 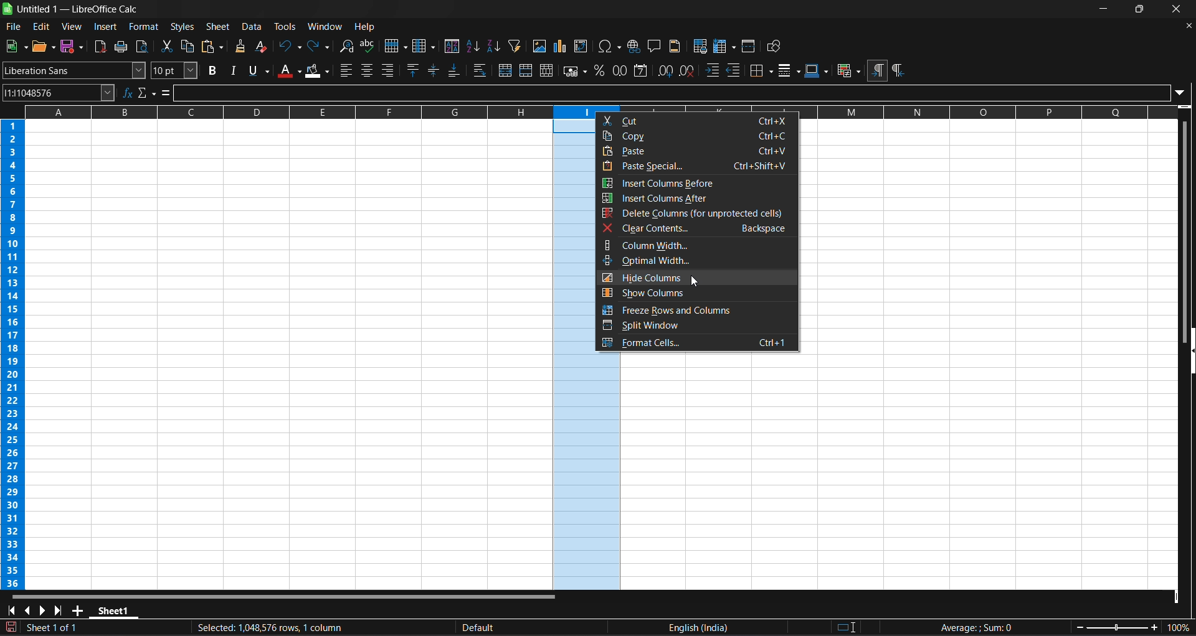 What do you see at coordinates (973, 627) in the screenshot?
I see `formula` at bounding box center [973, 627].